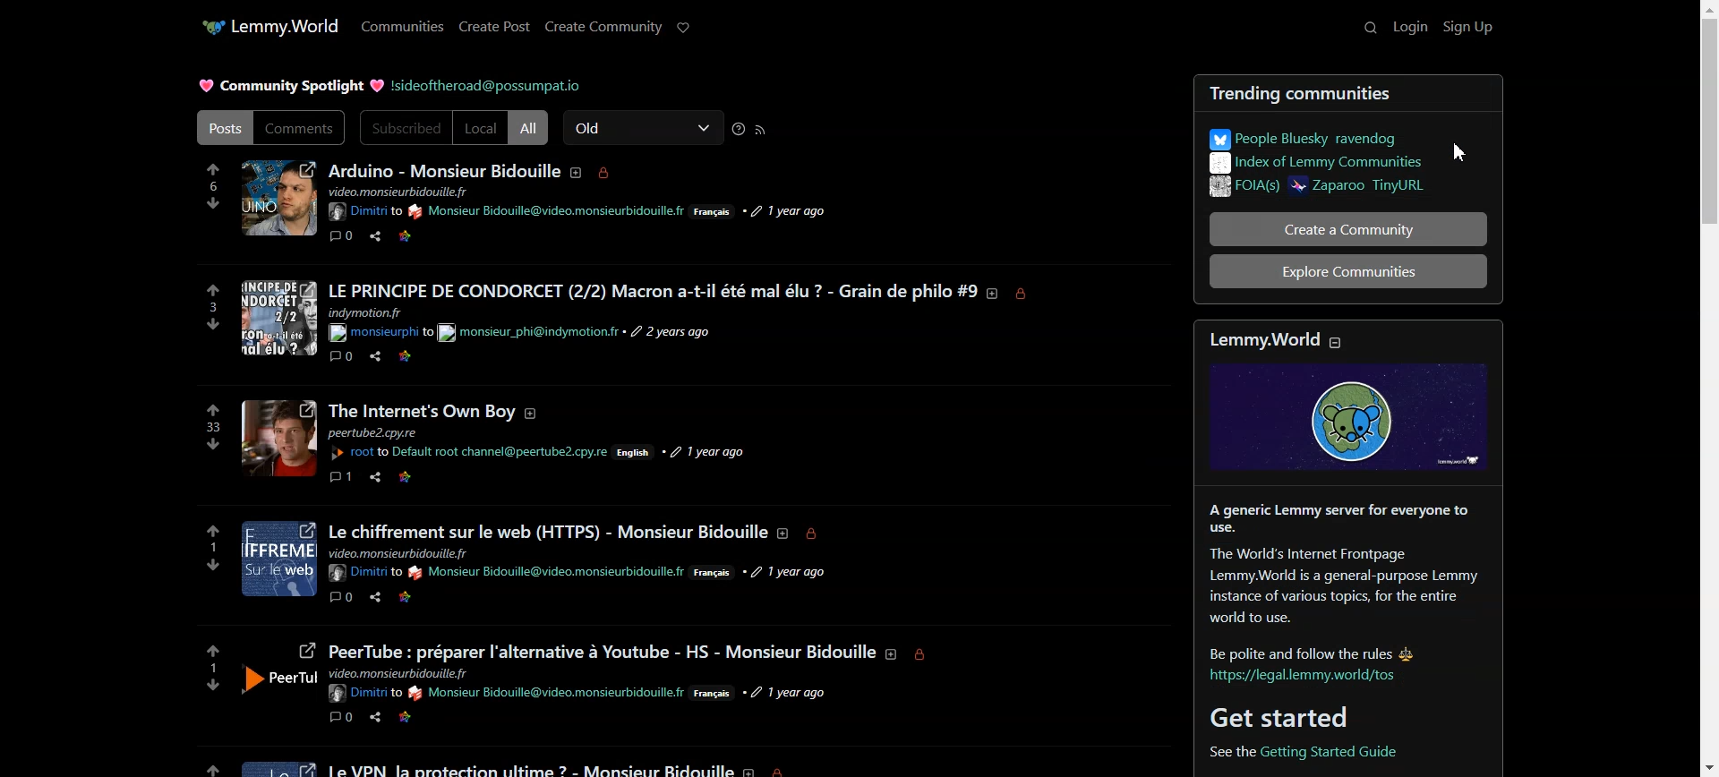 The height and width of the screenshot is (777, 1719). What do you see at coordinates (470, 480) in the screenshot?
I see `copy` at bounding box center [470, 480].